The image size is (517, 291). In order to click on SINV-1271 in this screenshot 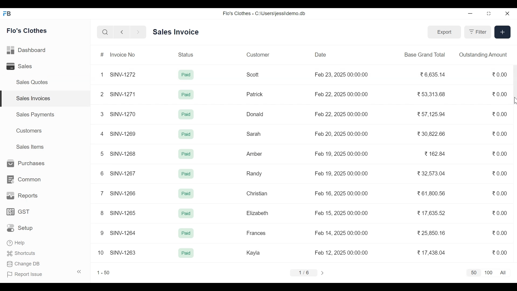, I will do `click(124, 94)`.